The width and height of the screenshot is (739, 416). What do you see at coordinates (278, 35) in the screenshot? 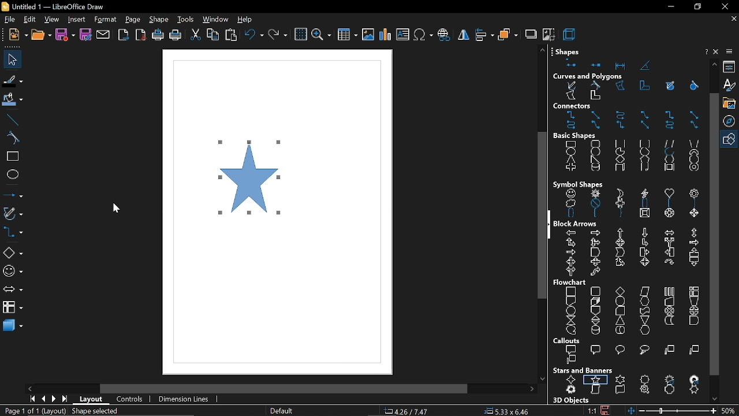
I see `redo` at bounding box center [278, 35].